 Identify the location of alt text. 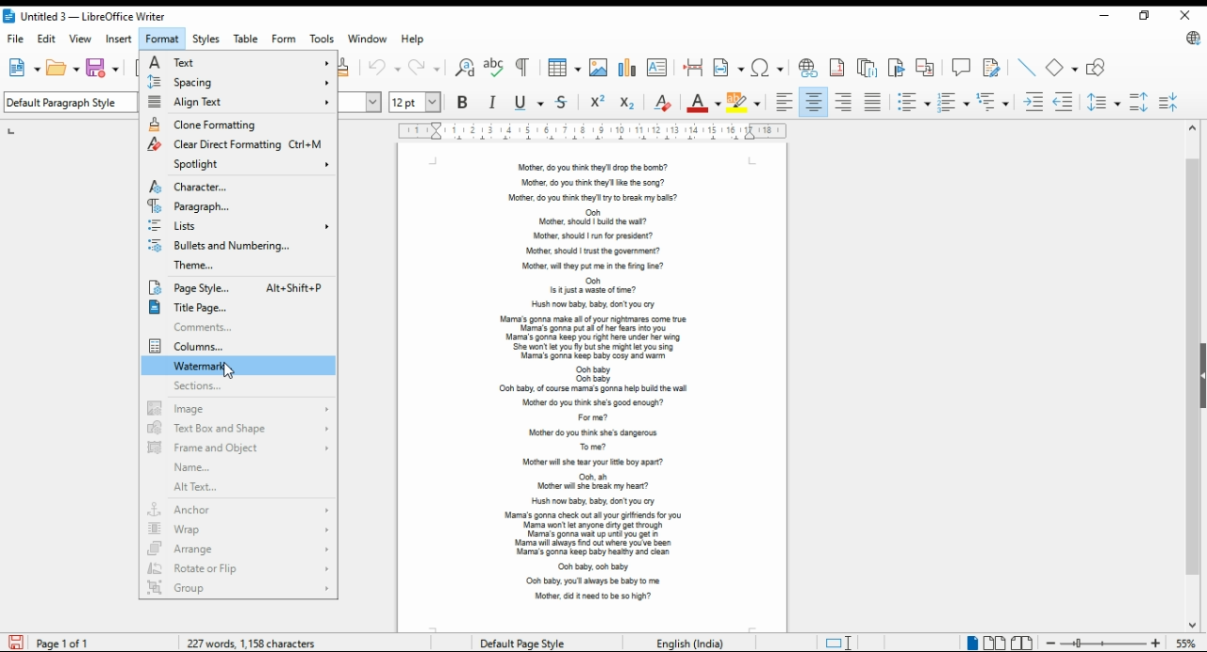
(242, 486).